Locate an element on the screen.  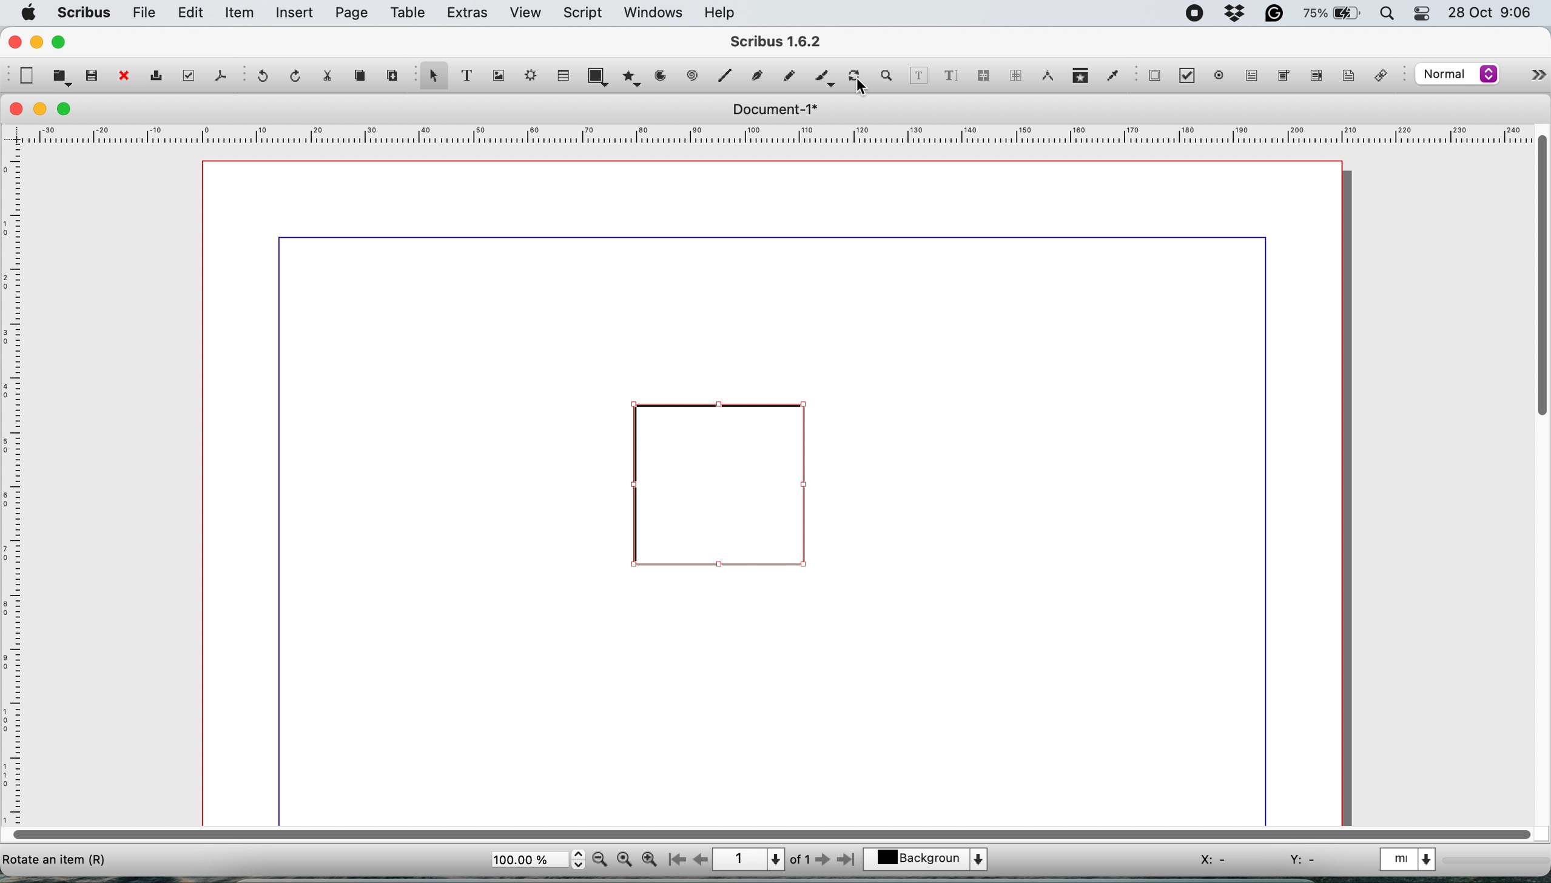
insert is located at coordinates (297, 13).